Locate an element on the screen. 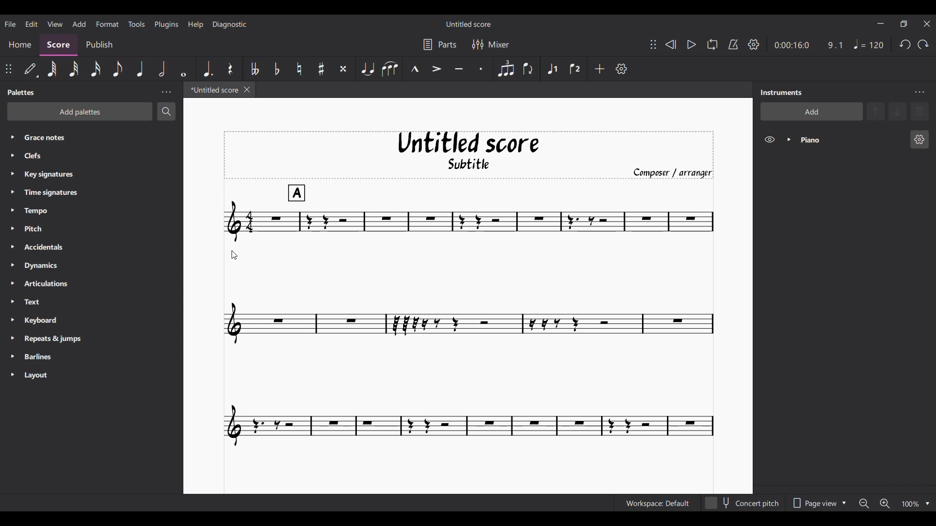  Tempo is located at coordinates (55, 211).